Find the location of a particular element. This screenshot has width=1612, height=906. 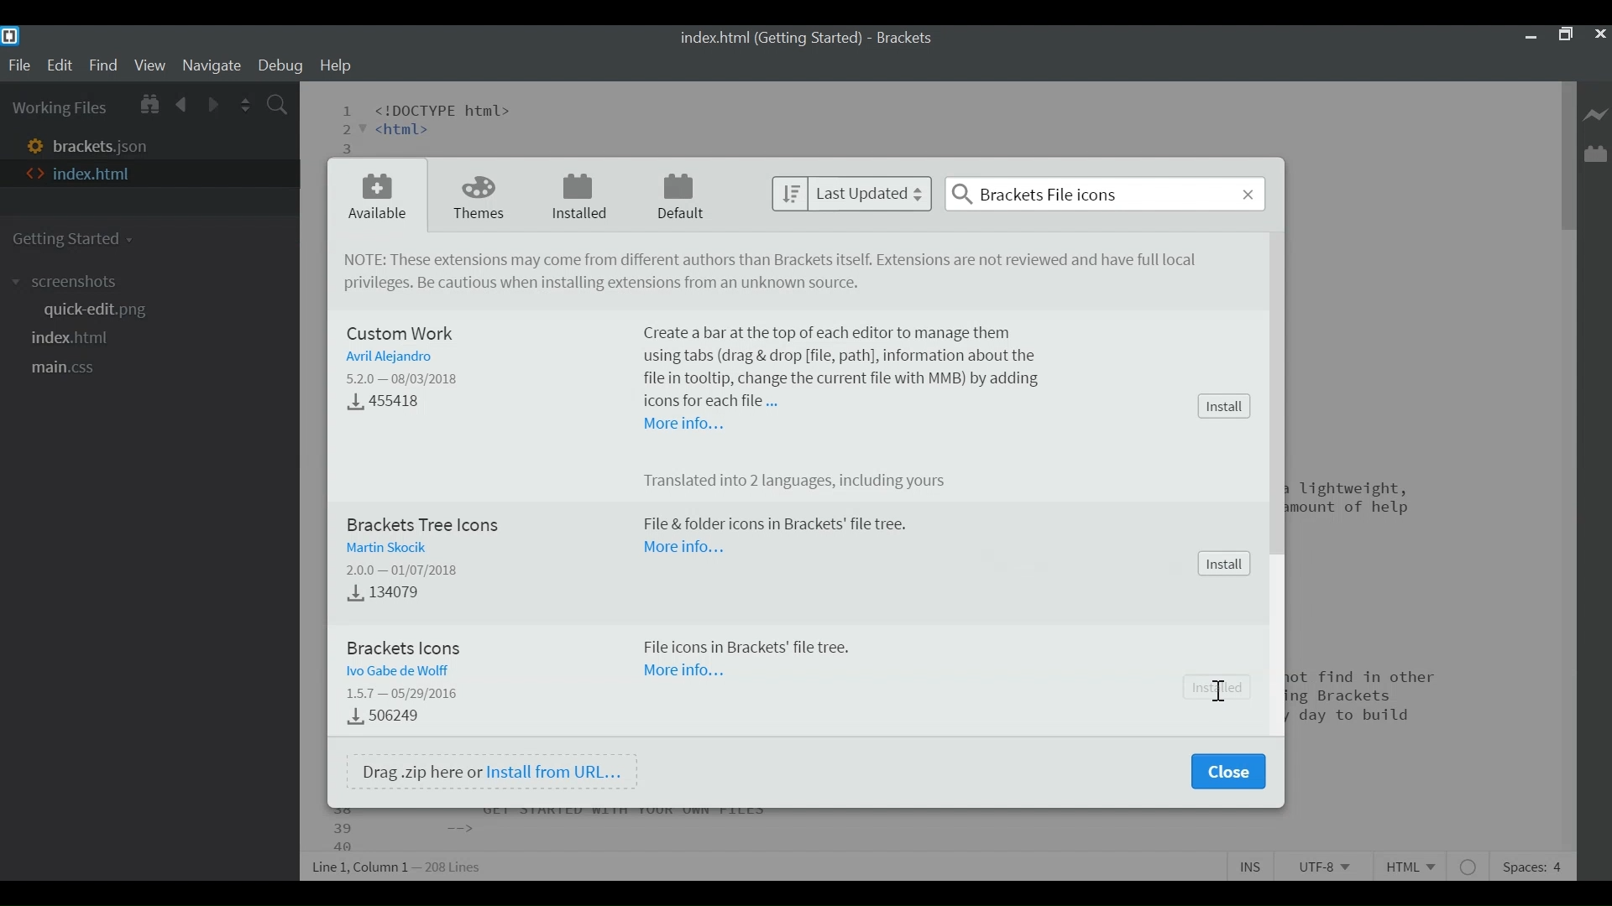

Version - Release Dtae is located at coordinates (404, 567).